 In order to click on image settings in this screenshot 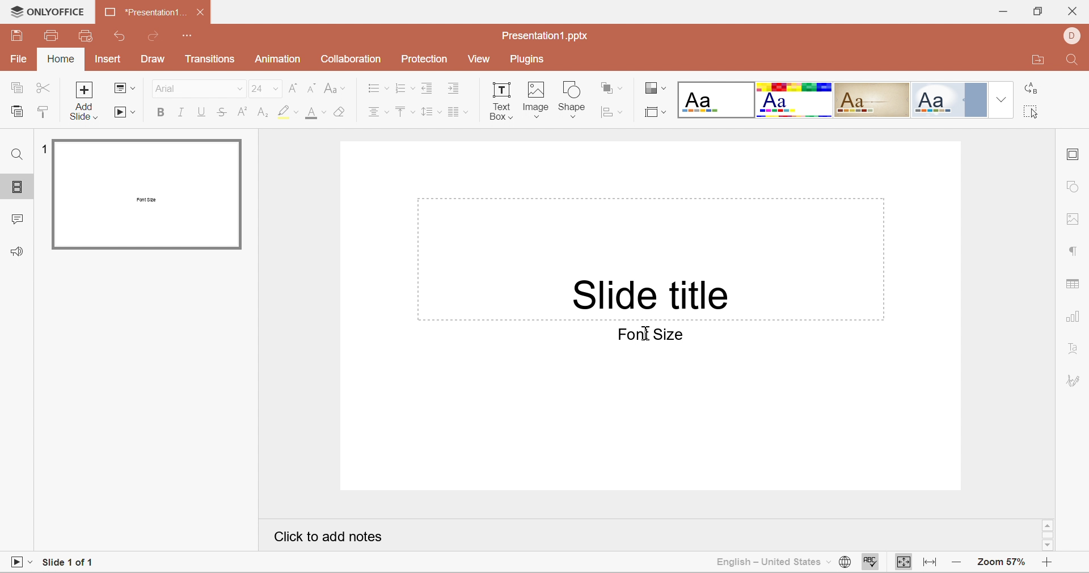, I will do `click(1074, 219)`.